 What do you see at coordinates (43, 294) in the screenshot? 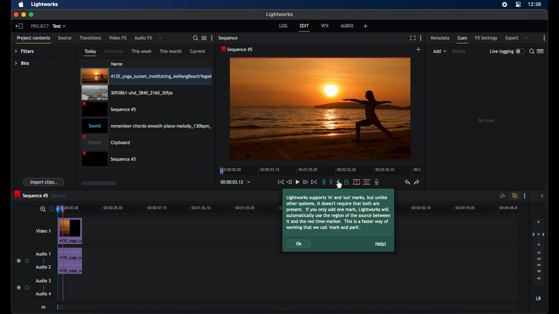
I see `audio 4` at bounding box center [43, 294].